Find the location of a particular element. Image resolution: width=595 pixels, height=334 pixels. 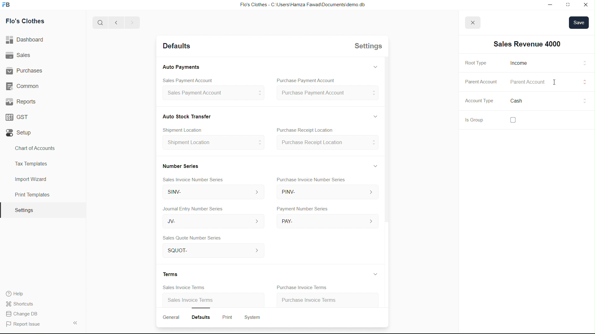

Flo's Clothes is located at coordinates (28, 22).